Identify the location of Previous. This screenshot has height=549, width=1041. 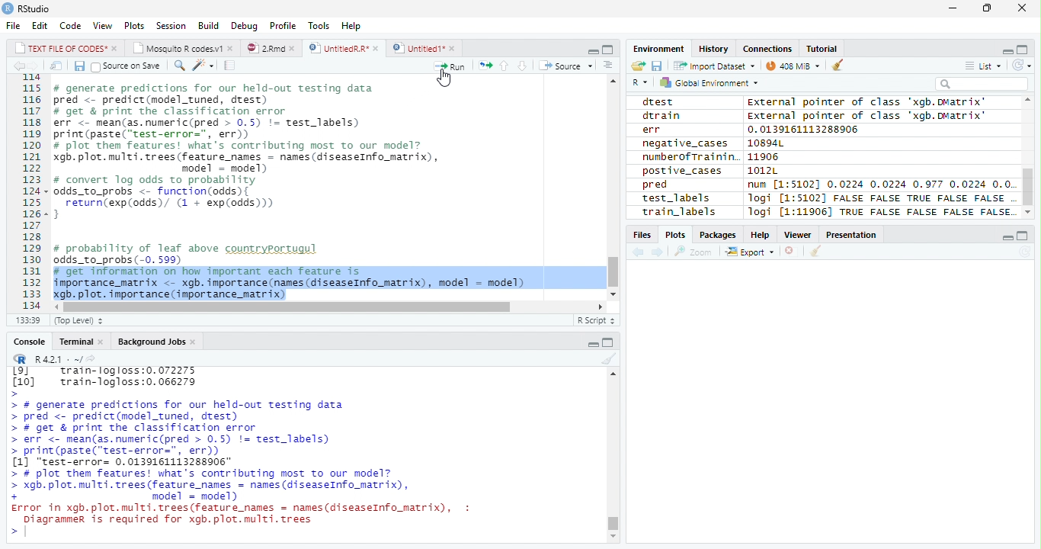
(18, 66).